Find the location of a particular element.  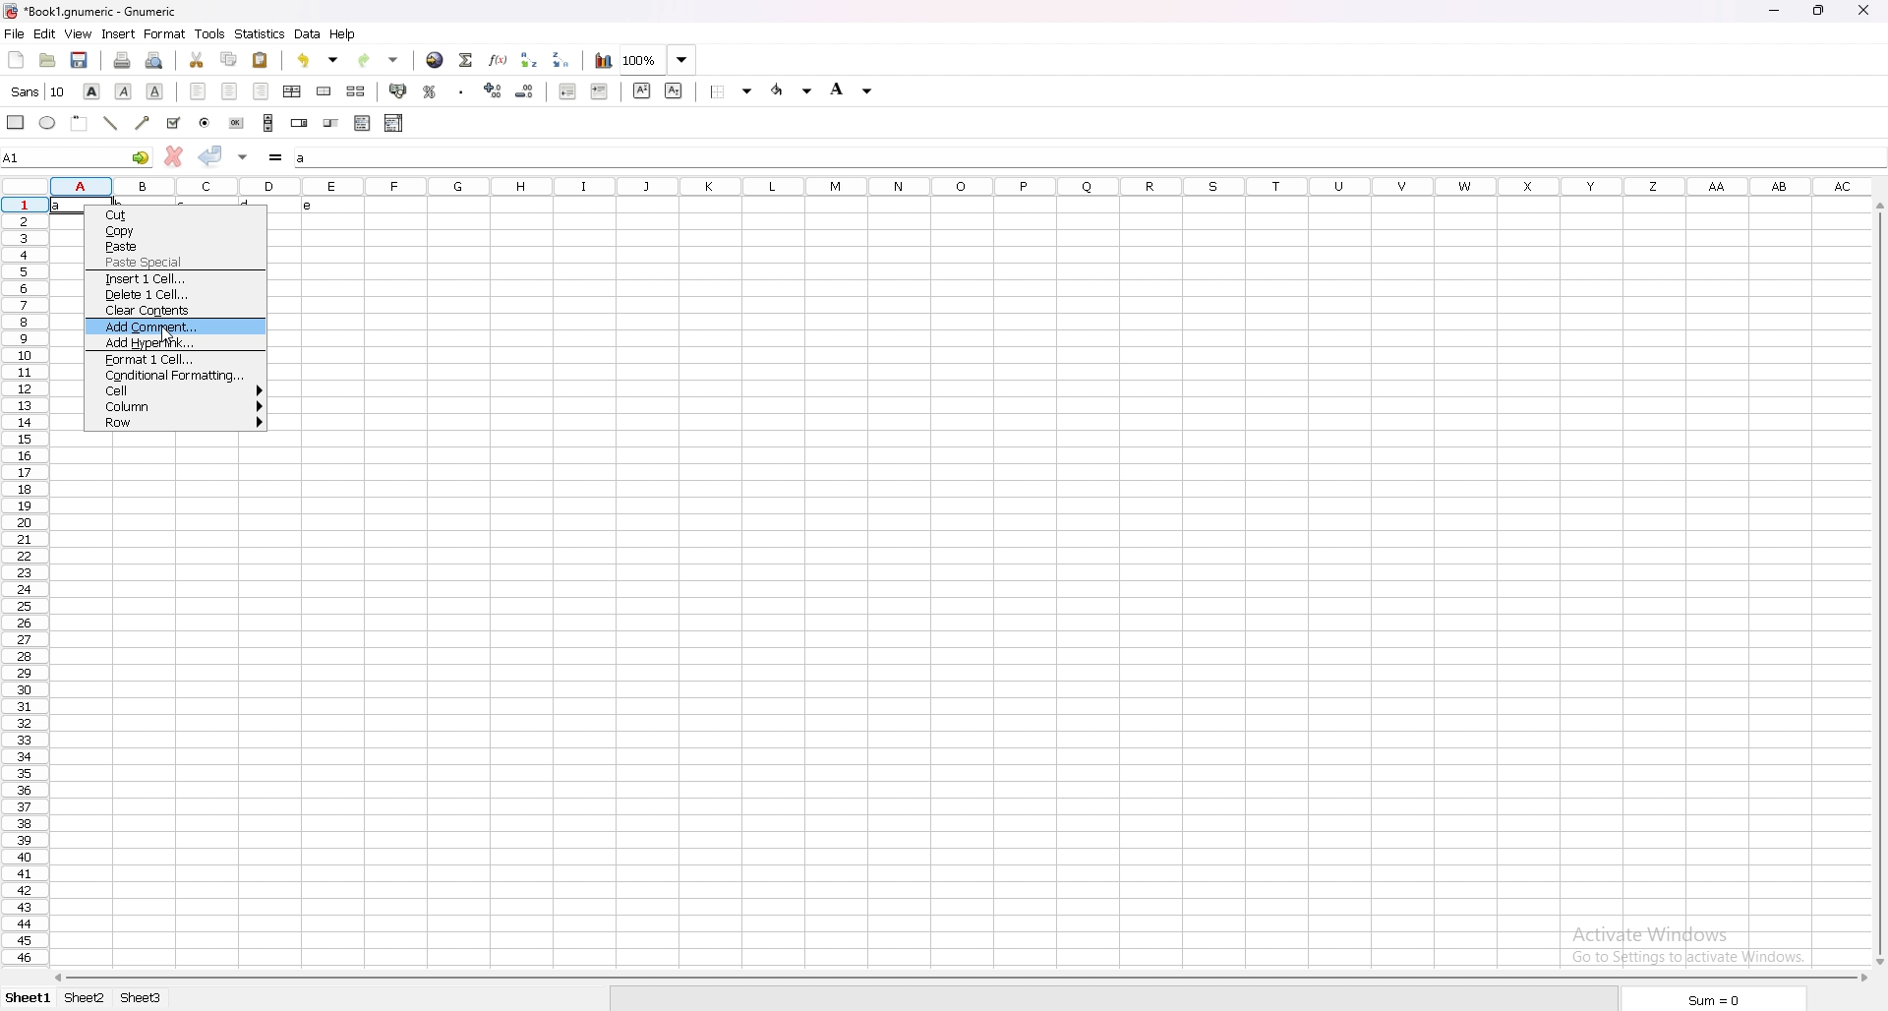

resize is located at coordinates (1816, 11).